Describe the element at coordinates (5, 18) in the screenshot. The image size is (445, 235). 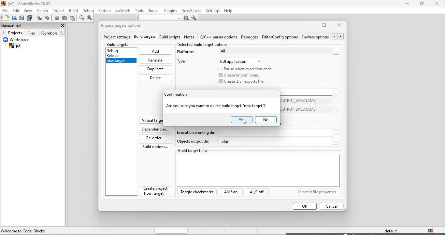
I see `new` at that location.